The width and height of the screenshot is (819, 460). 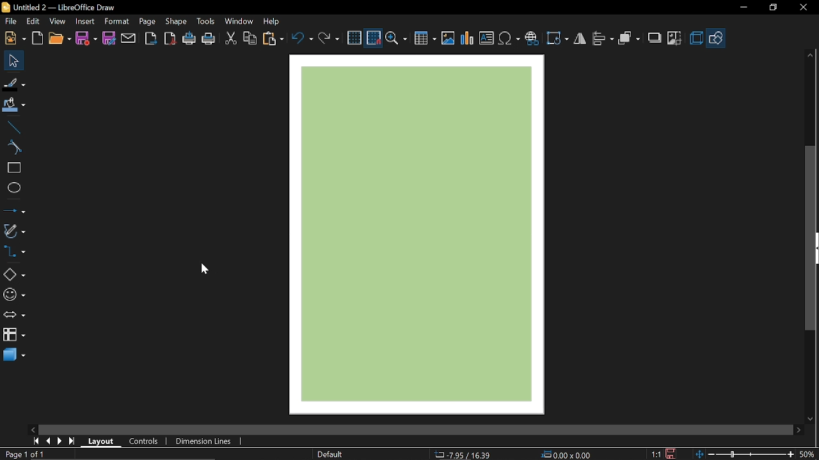 What do you see at coordinates (175, 22) in the screenshot?
I see `Shape` at bounding box center [175, 22].